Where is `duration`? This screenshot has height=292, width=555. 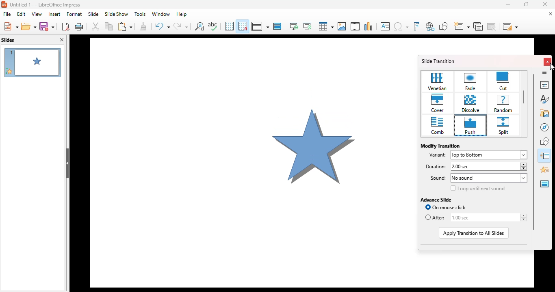
duration is located at coordinates (434, 166).